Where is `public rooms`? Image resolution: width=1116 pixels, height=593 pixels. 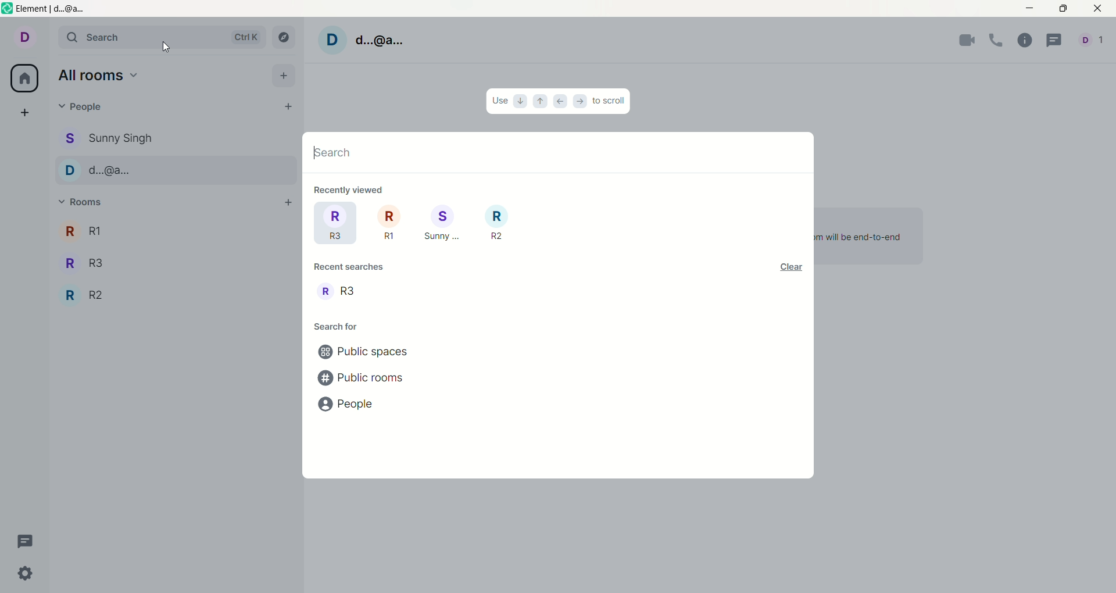 public rooms is located at coordinates (363, 378).